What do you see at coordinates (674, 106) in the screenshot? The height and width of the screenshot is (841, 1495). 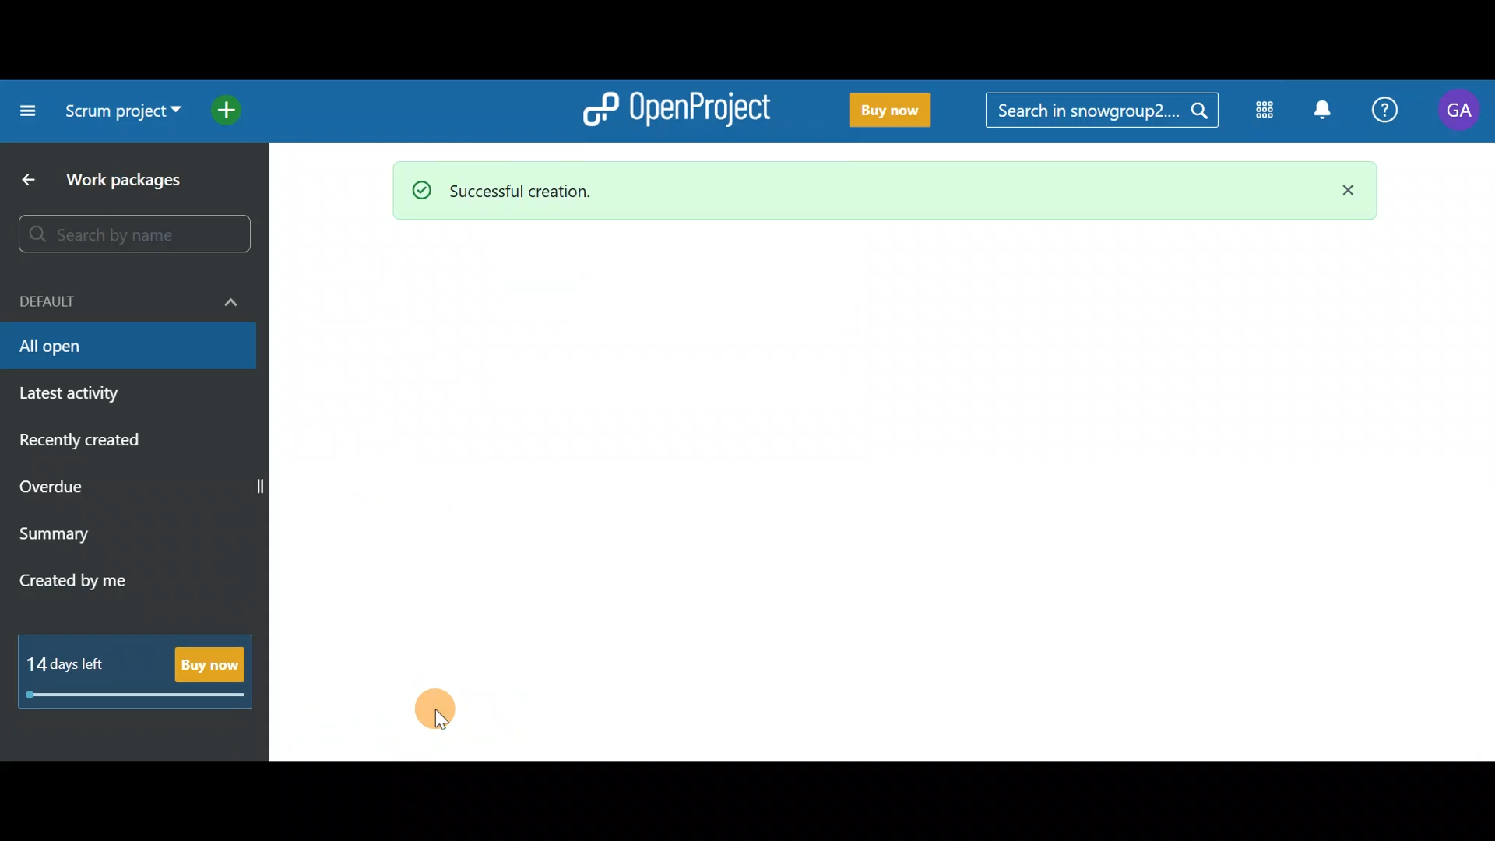 I see `OpenProject` at bounding box center [674, 106].